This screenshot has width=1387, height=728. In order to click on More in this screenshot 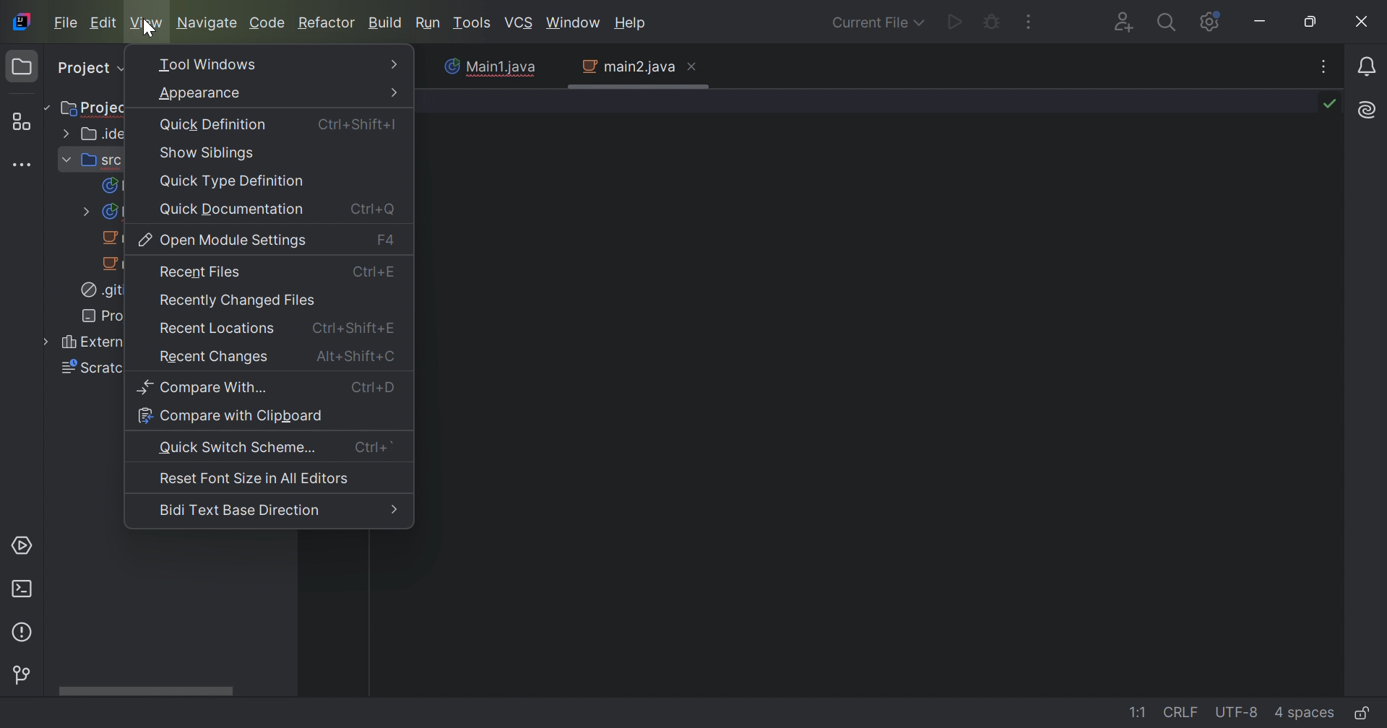, I will do `click(394, 511)`.